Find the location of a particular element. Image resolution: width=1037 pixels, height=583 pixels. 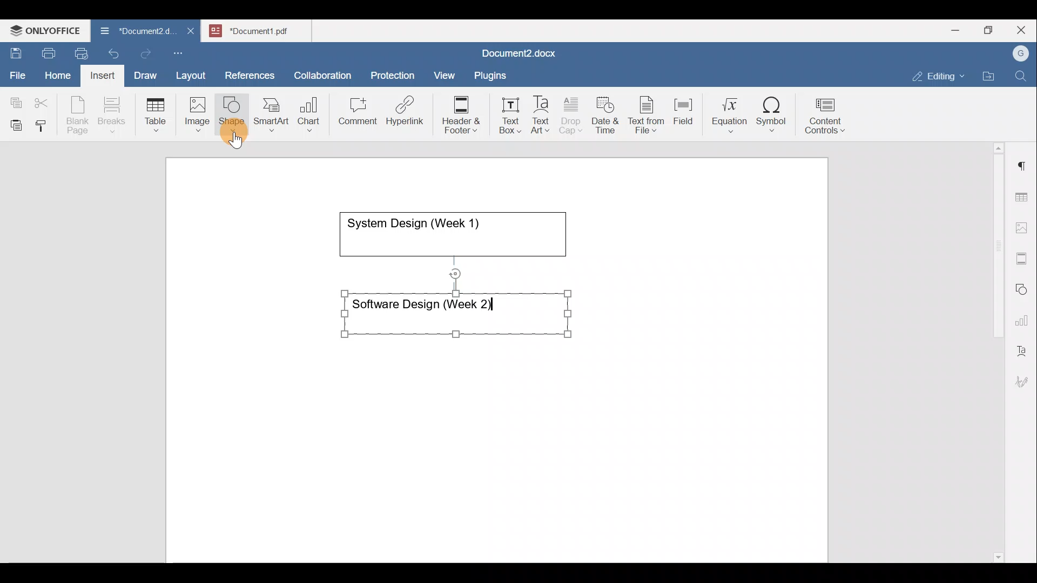

Paragraph settings is located at coordinates (1023, 161).